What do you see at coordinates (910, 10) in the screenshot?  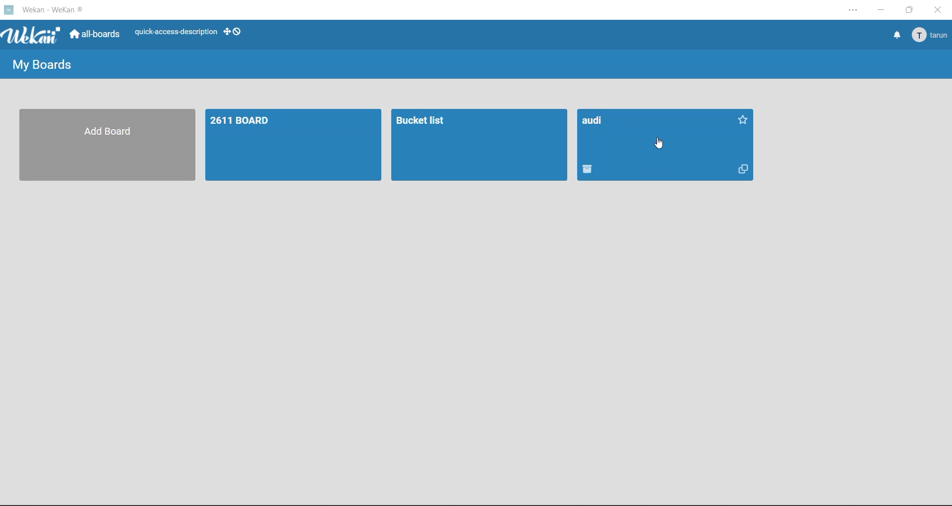 I see `maximize` at bounding box center [910, 10].